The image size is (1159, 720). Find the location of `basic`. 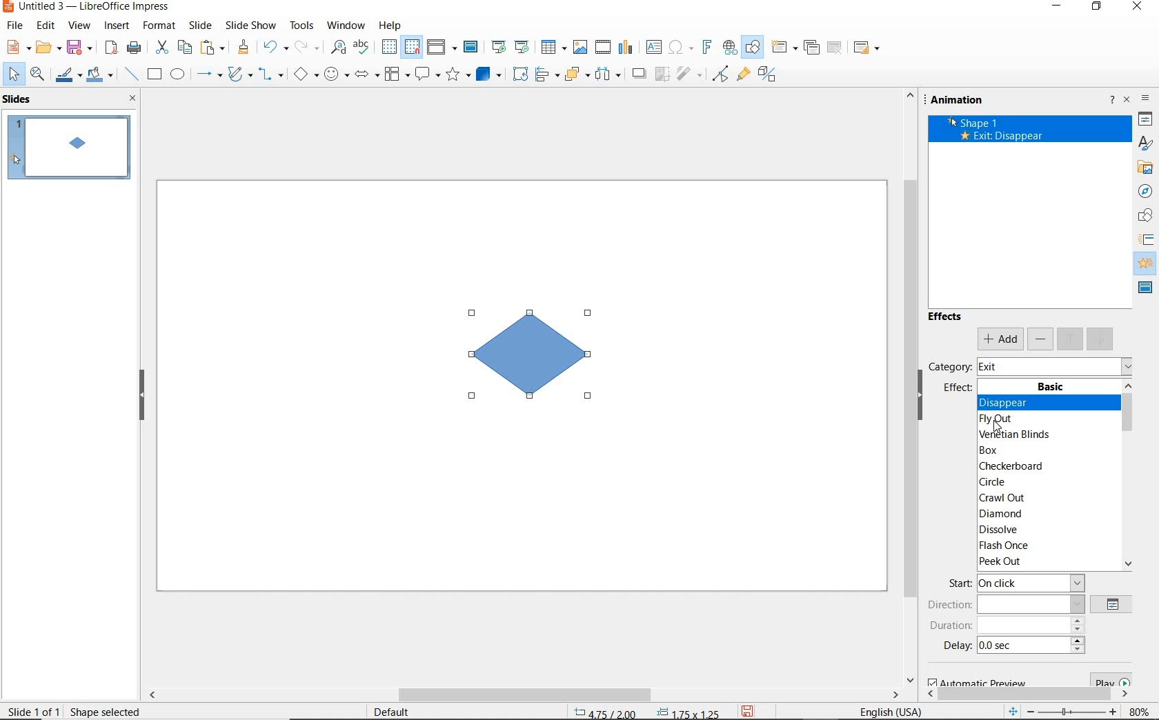

basic is located at coordinates (1049, 387).